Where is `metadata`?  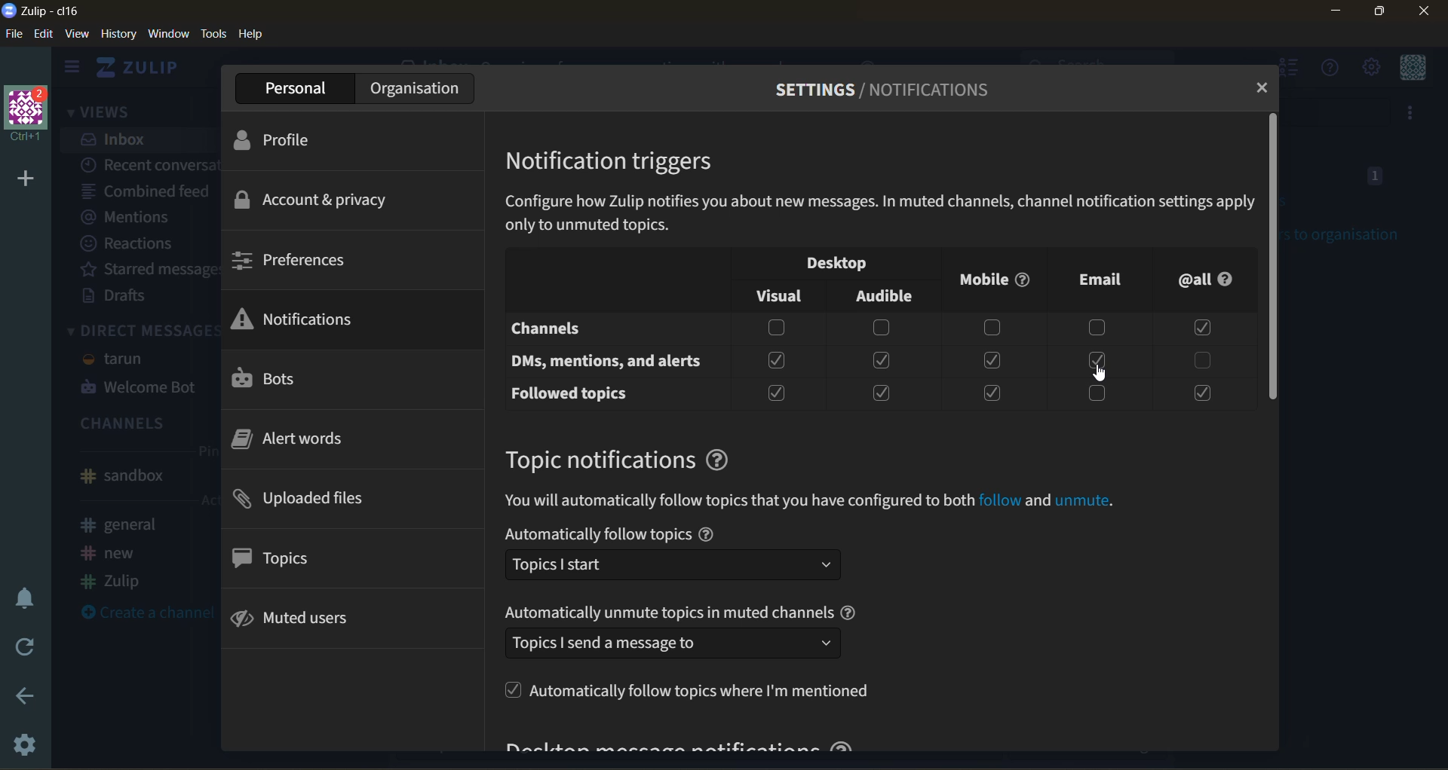 metadata is located at coordinates (815, 500).